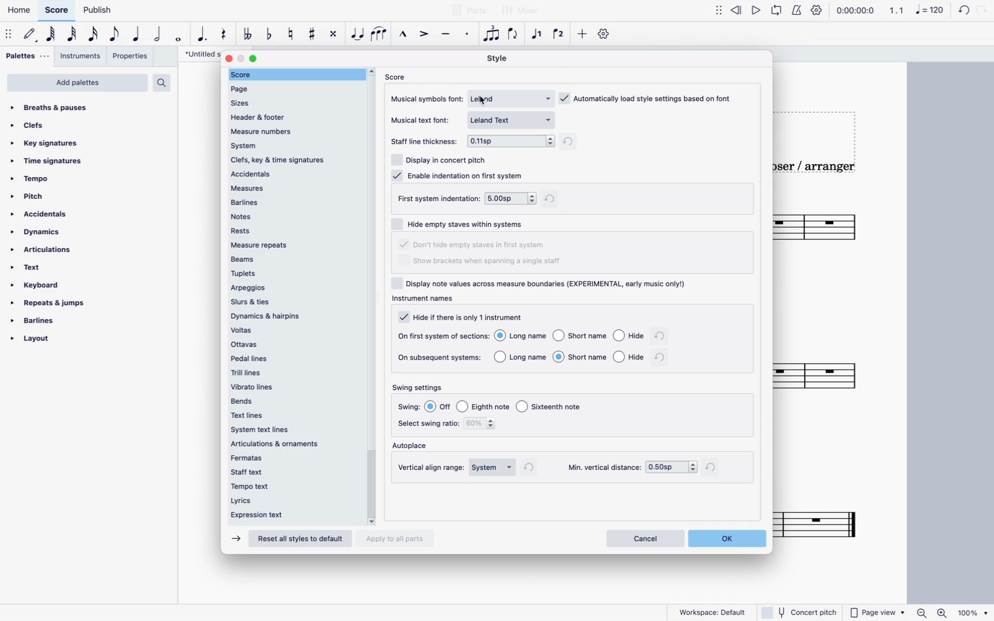 This screenshot has height=621, width=994. Describe the element at coordinates (298, 358) in the screenshot. I see `pedal lines` at that location.